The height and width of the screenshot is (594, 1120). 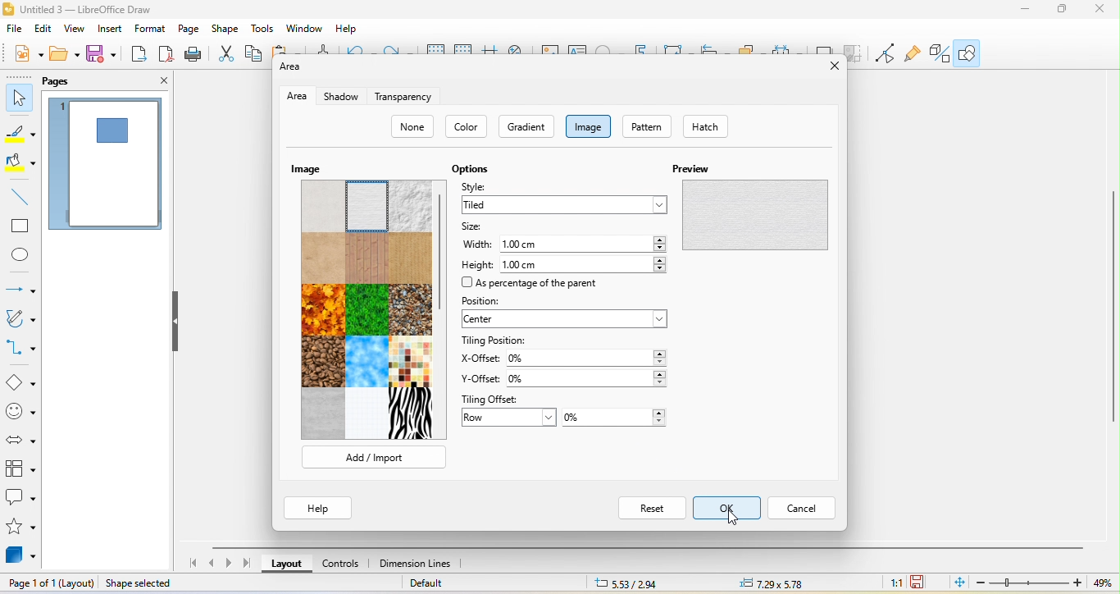 I want to click on image, so click(x=592, y=128).